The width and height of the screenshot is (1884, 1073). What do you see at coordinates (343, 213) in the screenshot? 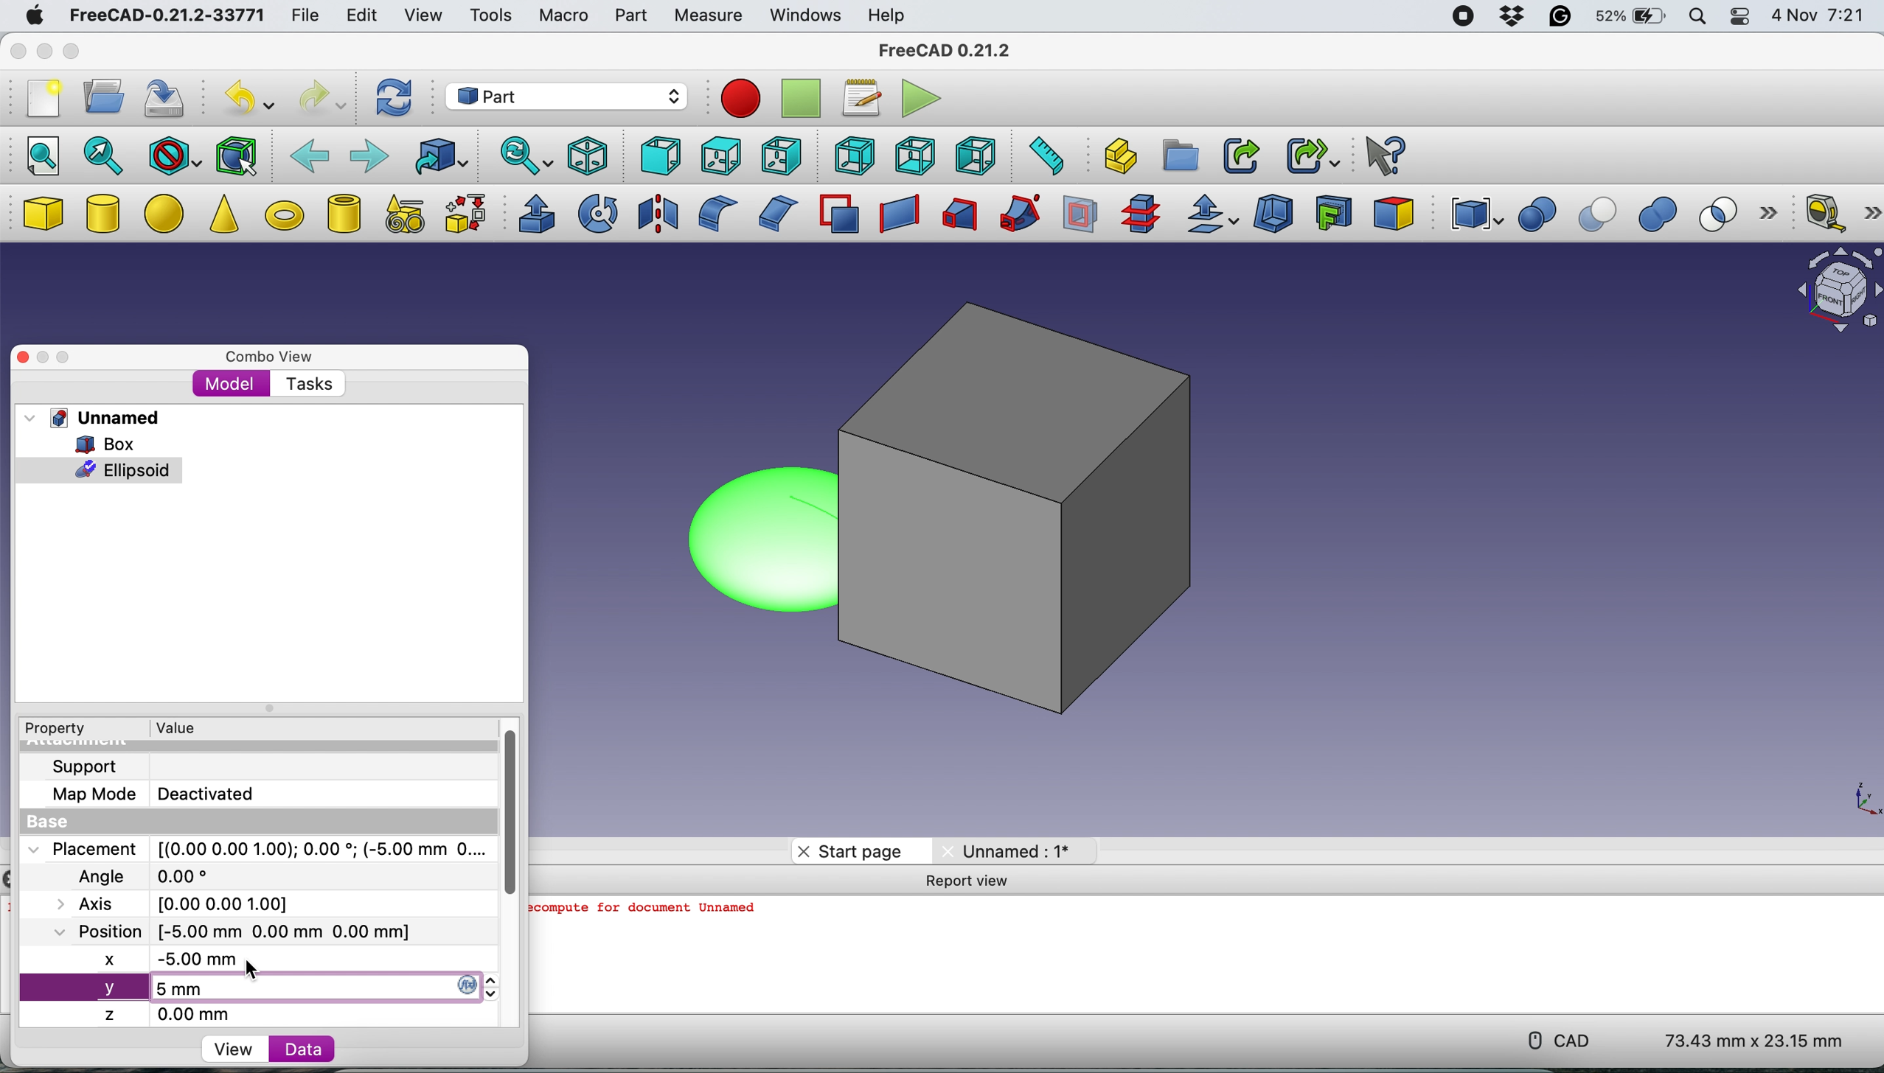
I see `create tube` at bounding box center [343, 213].